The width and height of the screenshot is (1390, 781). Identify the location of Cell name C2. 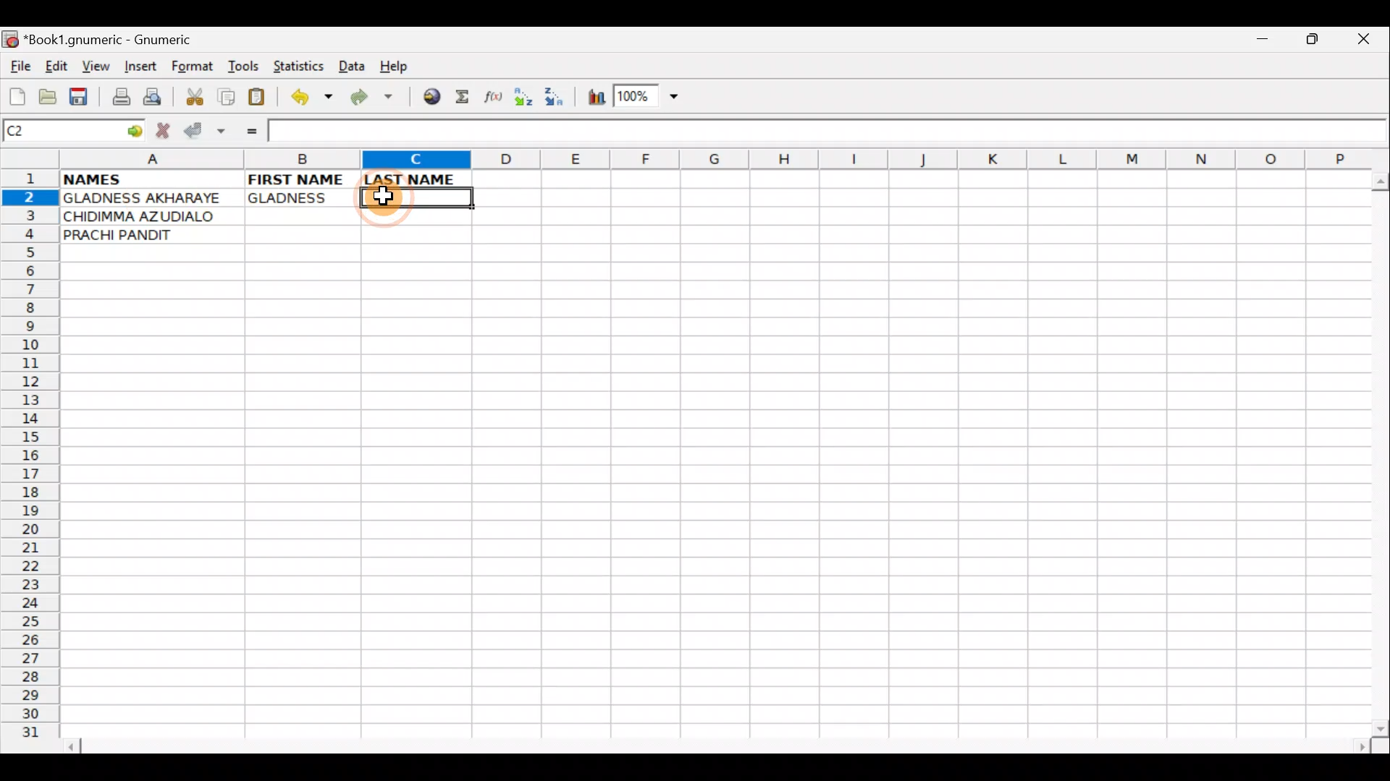
(58, 132).